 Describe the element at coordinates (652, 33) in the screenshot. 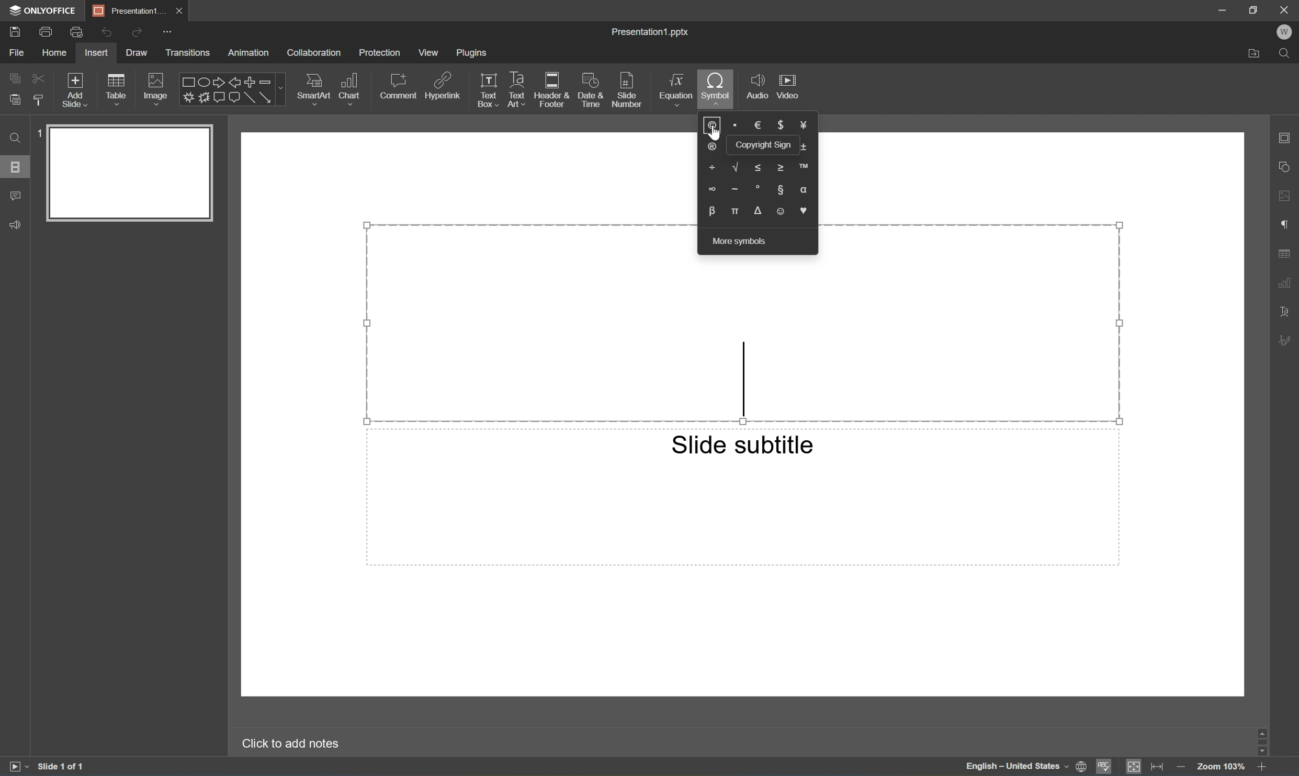

I see `Presentation1.pptx` at that location.